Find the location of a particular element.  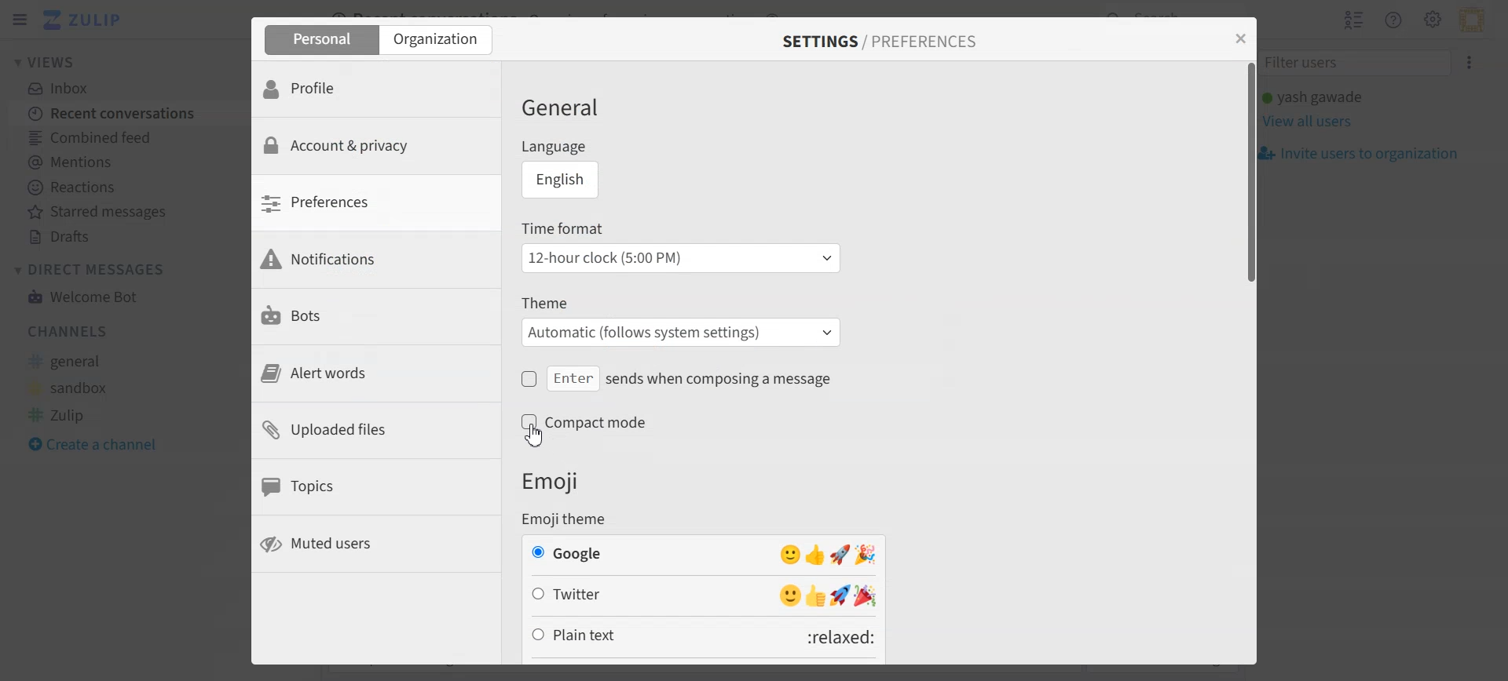

Settings / Preferences is located at coordinates (880, 42).